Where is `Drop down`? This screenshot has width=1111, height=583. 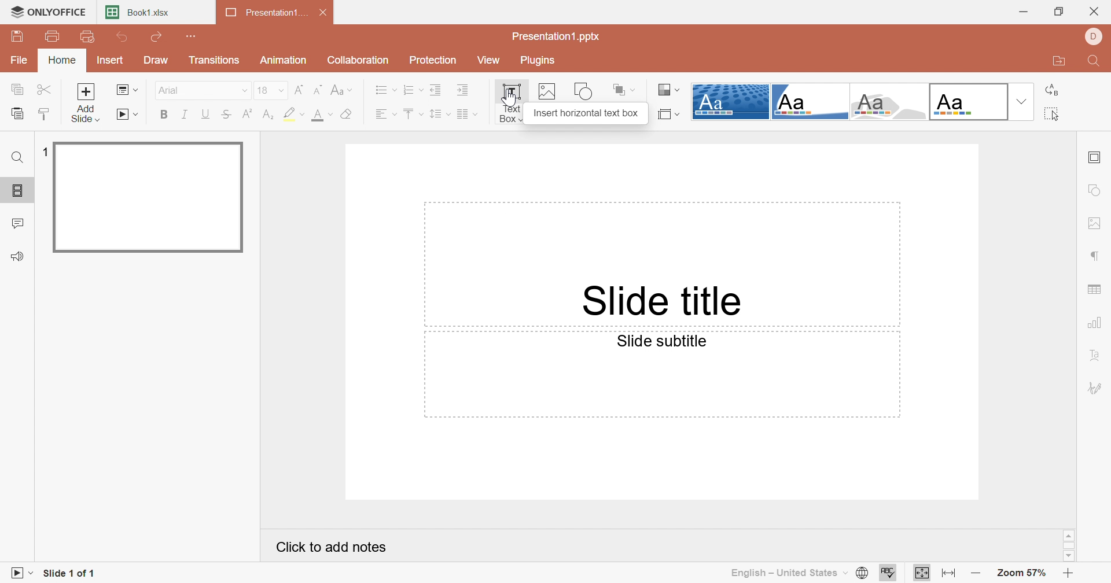 Drop down is located at coordinates (1021, 101).